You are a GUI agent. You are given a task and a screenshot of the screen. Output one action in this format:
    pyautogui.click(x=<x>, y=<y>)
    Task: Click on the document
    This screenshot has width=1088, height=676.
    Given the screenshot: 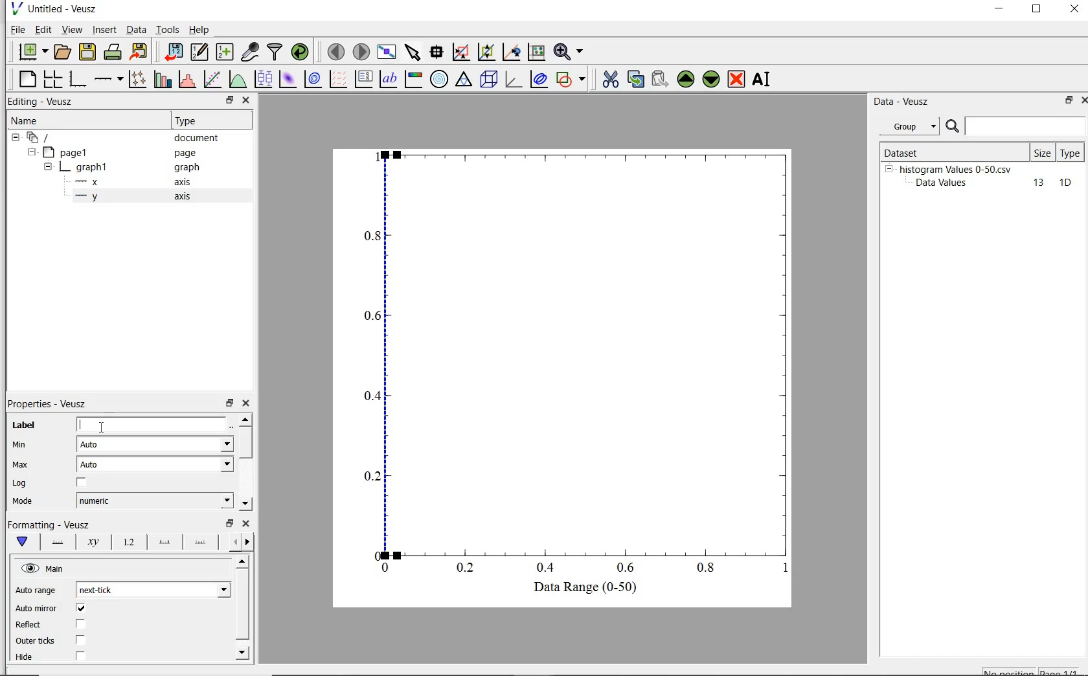 What is the action you would take?
    pyautogui.click(x=197, y=139)
    